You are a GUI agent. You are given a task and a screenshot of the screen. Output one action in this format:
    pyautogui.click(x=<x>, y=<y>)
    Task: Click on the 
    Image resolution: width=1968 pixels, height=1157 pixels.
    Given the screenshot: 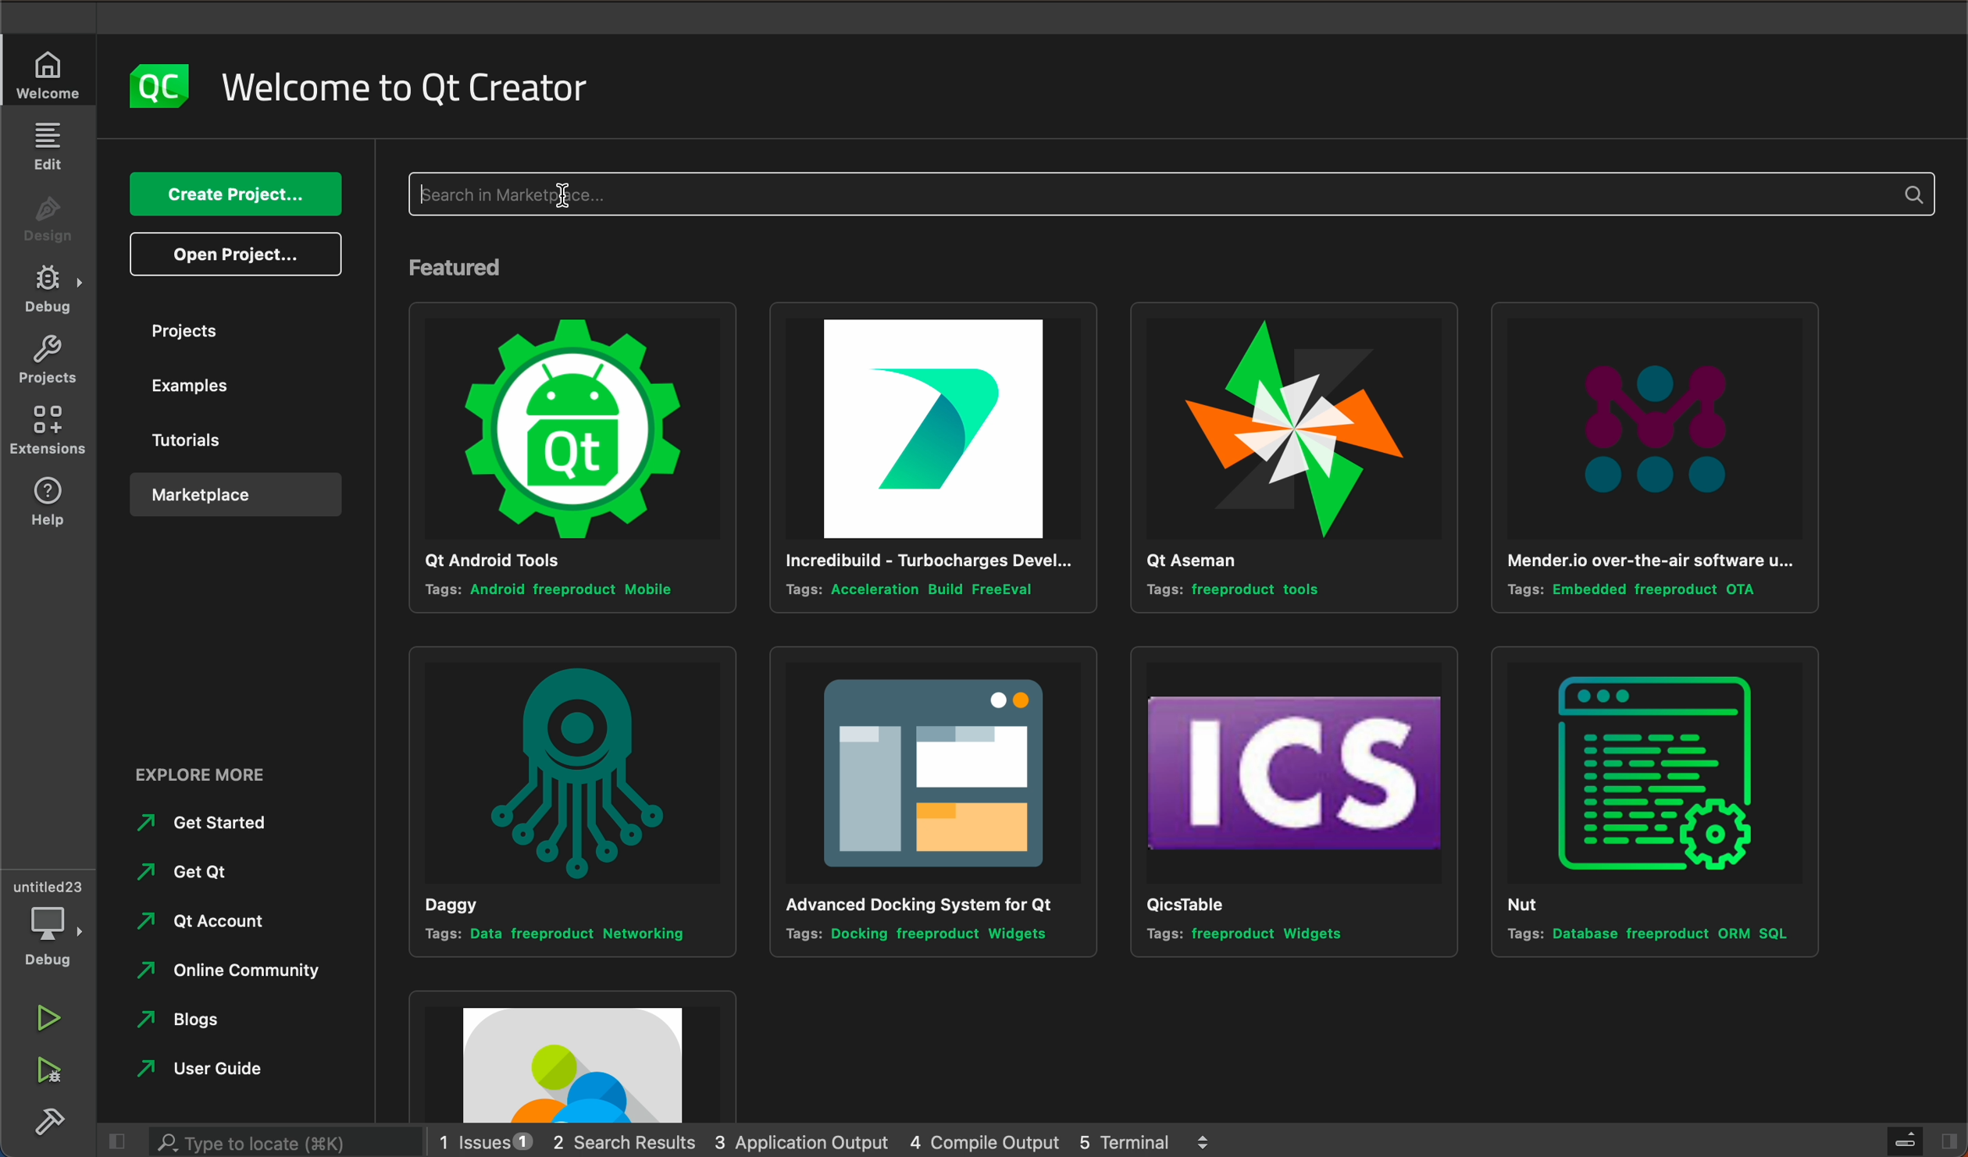 What is the action you would take?
    pyautogui.click(x=932, y=801)
    